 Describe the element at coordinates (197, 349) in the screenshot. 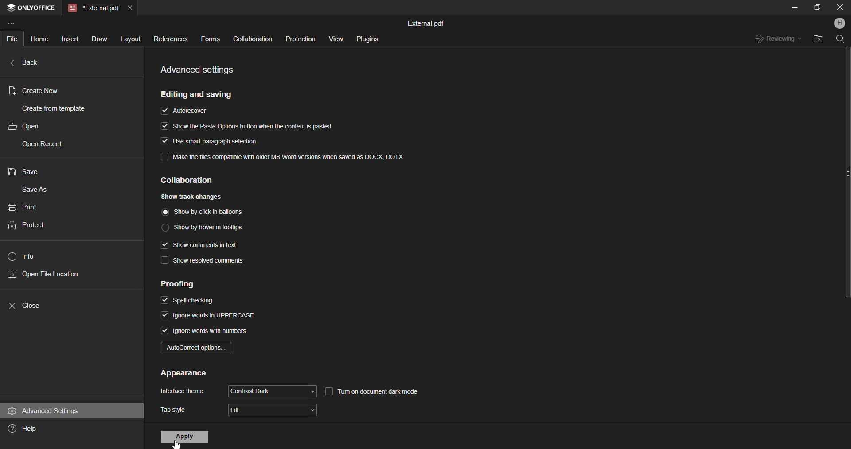

I see `autocorrect option` at that location.